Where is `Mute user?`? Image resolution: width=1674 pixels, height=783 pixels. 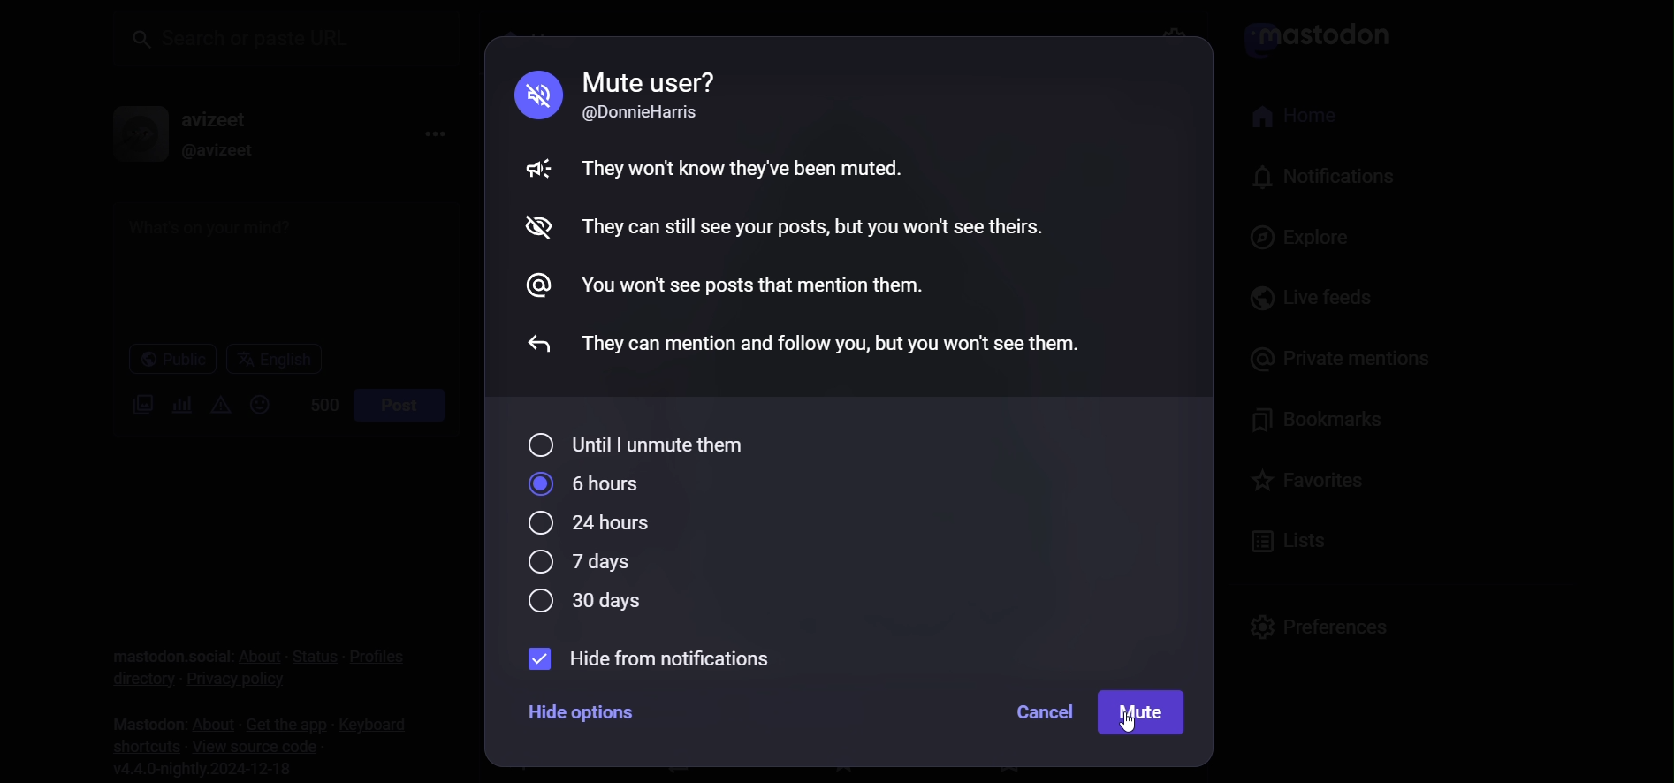 Mute user? is located at coordinates (651, 80).